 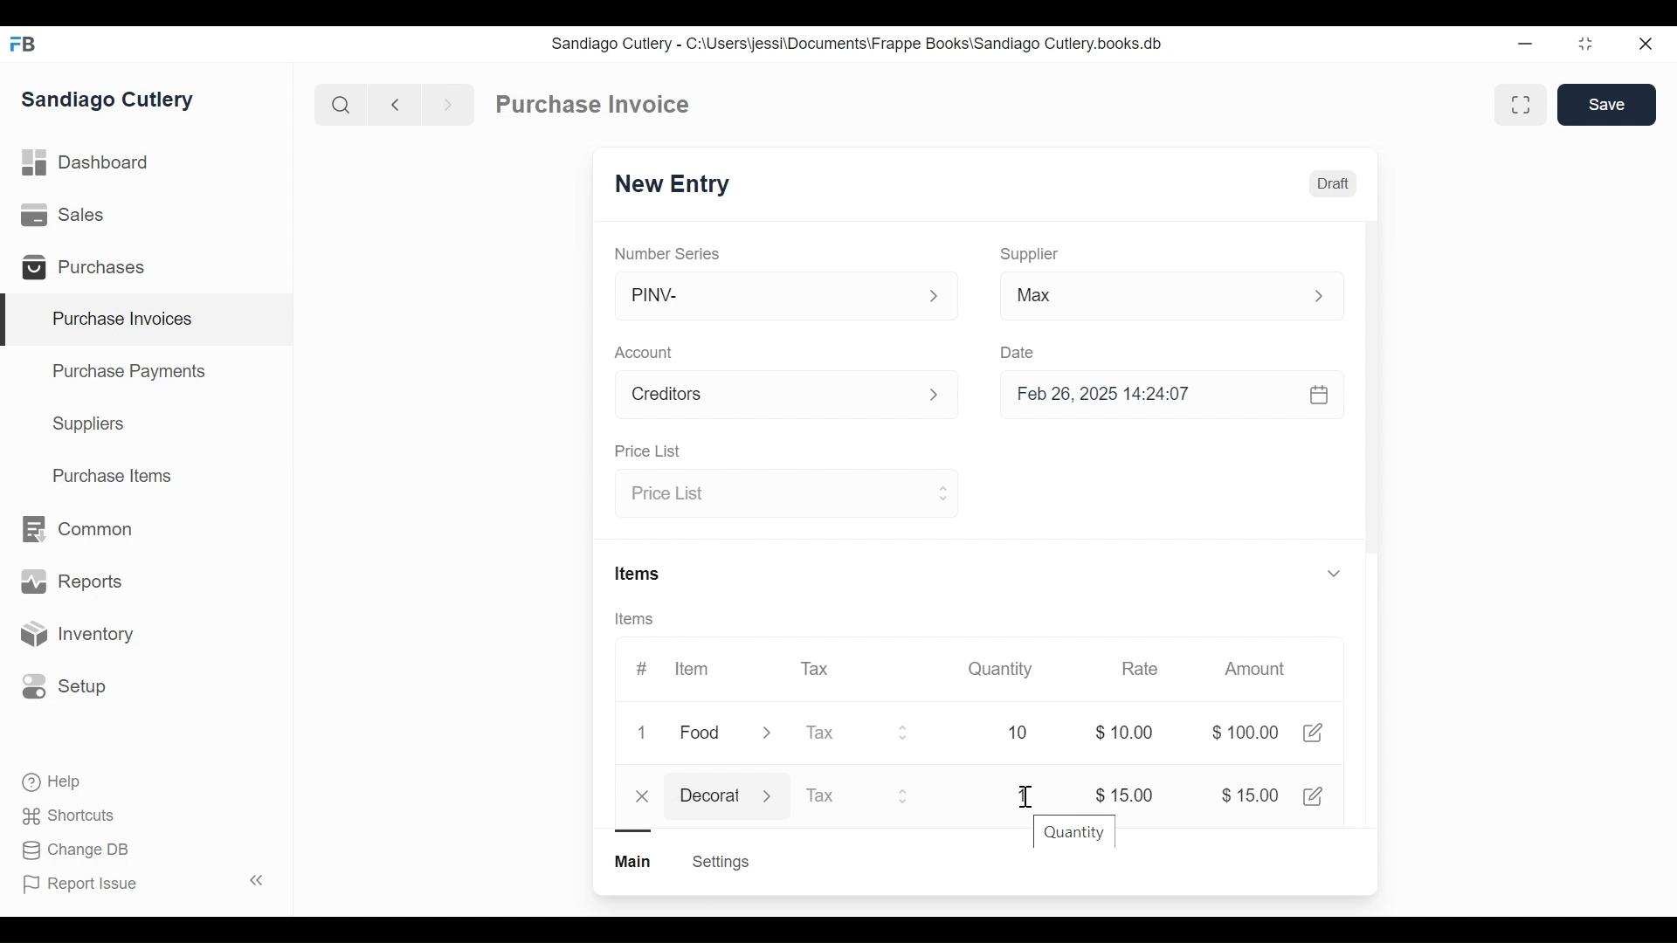 I want to click on Food, so click(x=703, y=734).